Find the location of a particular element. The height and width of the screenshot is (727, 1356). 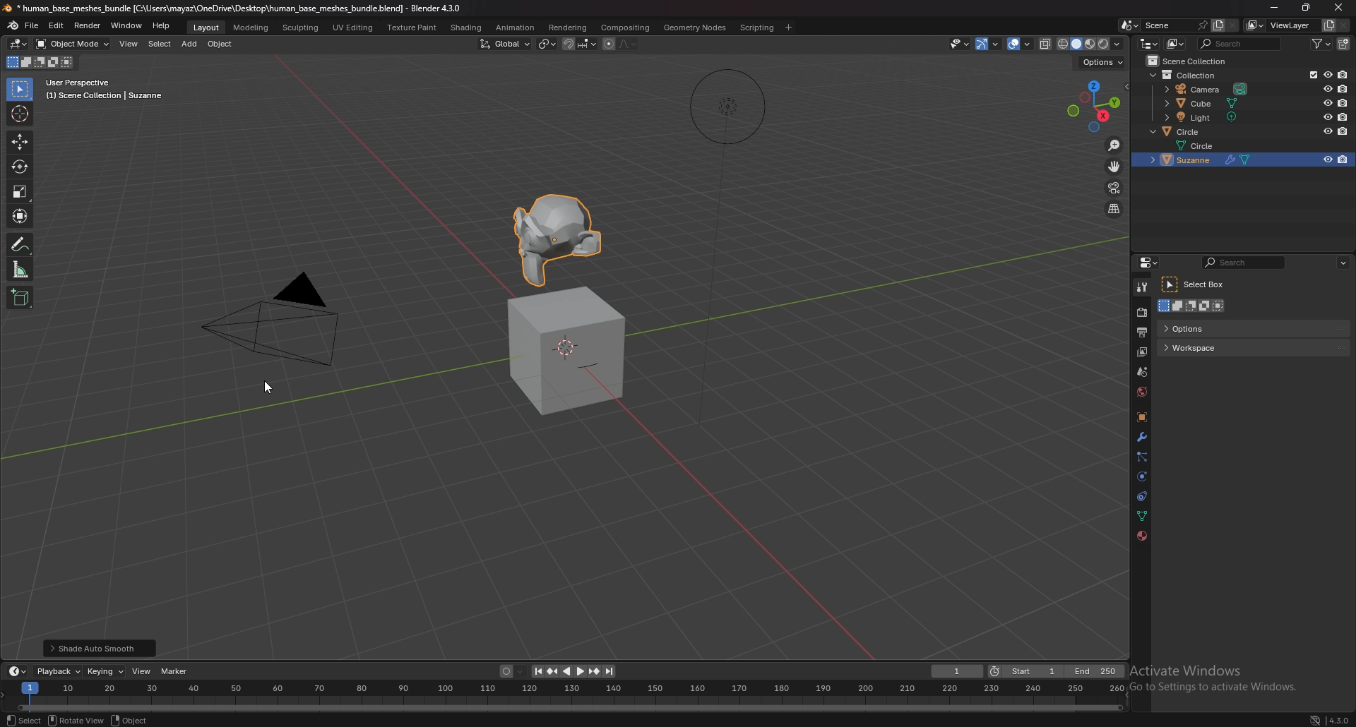

editor type is located at coordinates (19, 44).